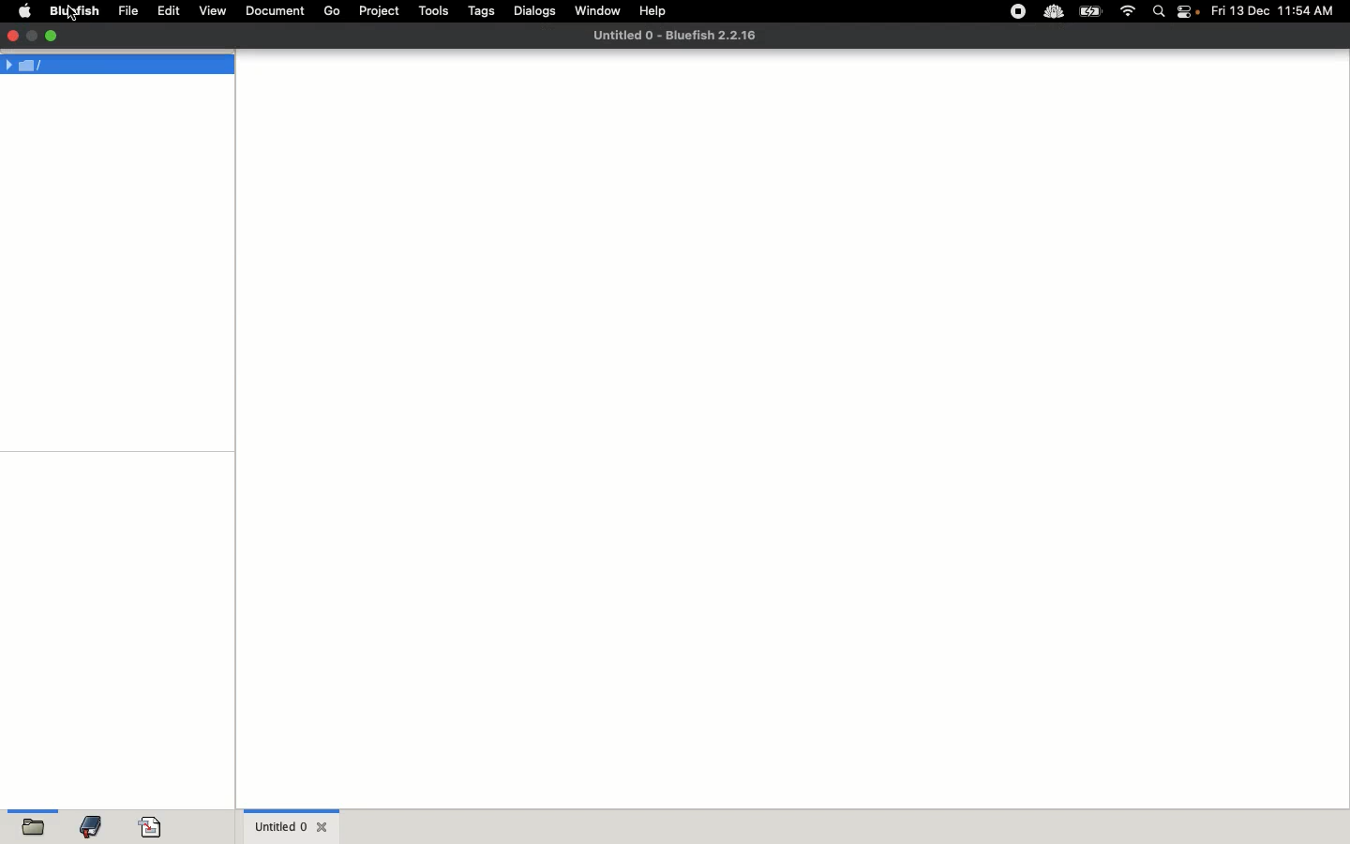  Describe the element at coordinates (1090, 13) in the screenshot. I see `Charge` at that location.